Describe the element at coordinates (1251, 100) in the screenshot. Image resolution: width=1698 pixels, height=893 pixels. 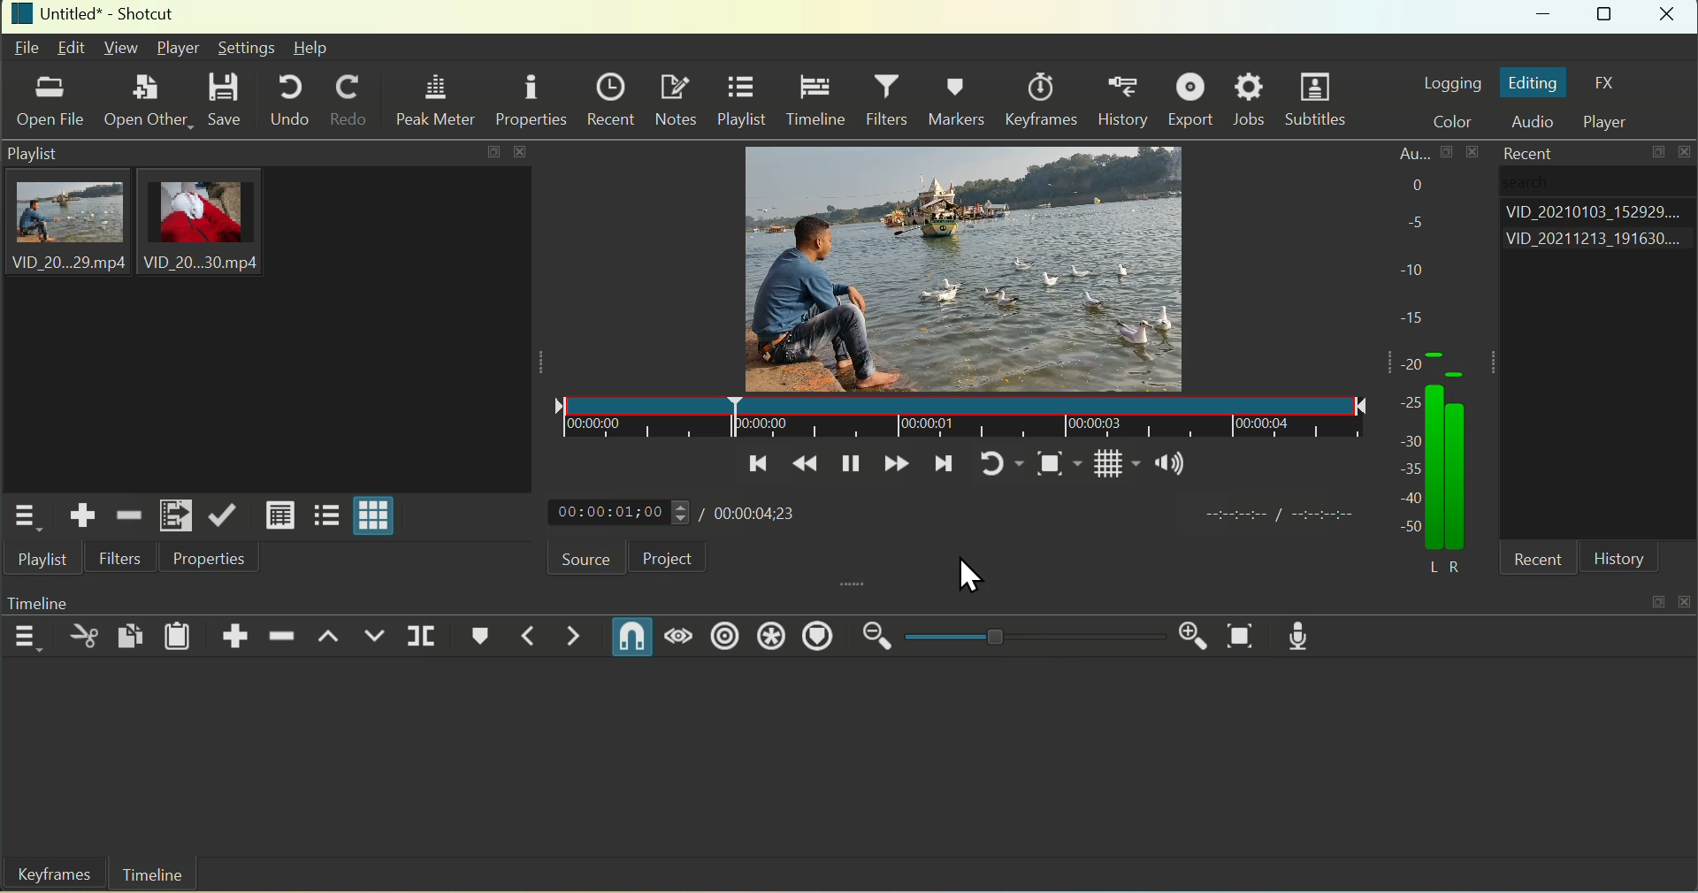
I see `Jobs` at that location.